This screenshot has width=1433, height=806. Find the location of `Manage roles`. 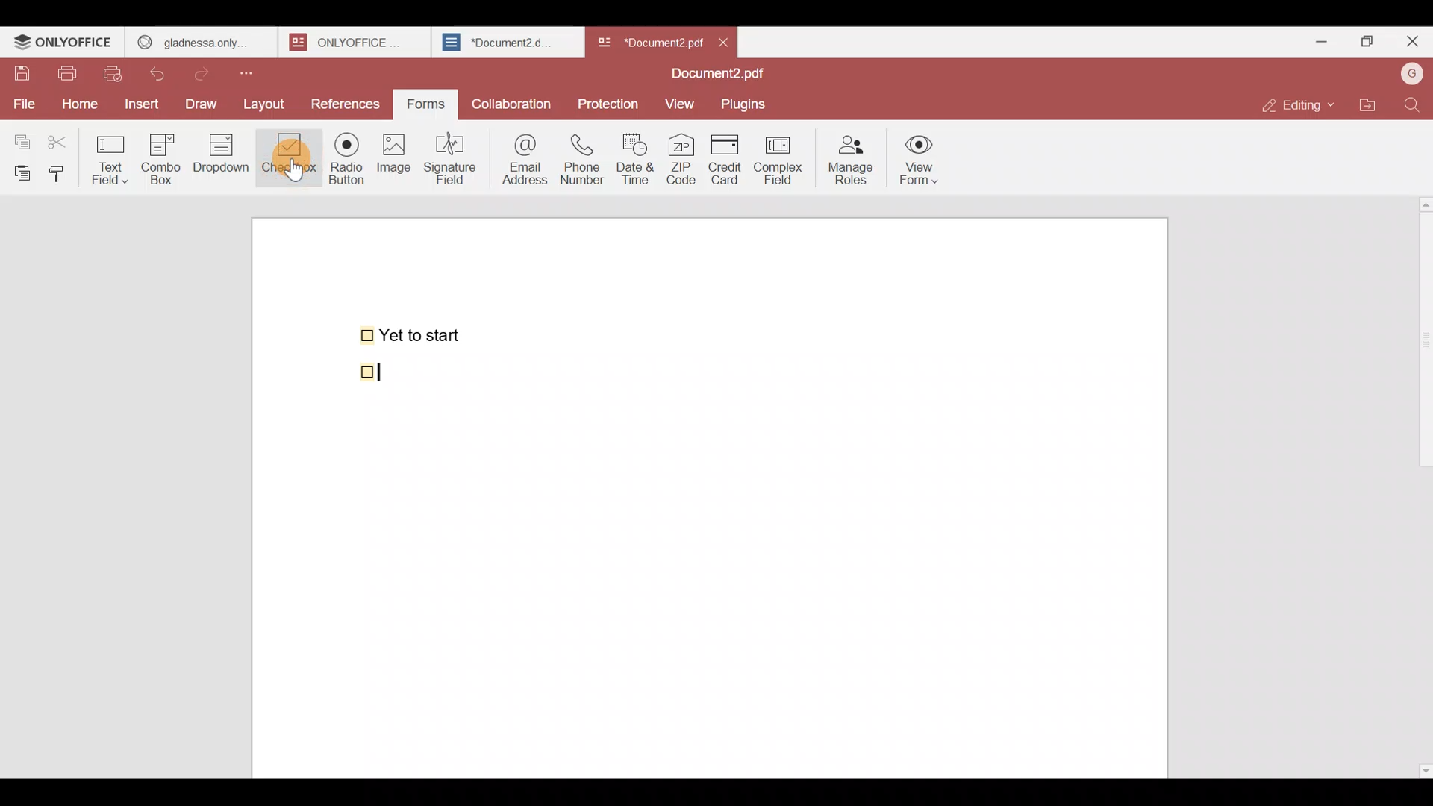

Manage roles is located at coordinates (851, 156).